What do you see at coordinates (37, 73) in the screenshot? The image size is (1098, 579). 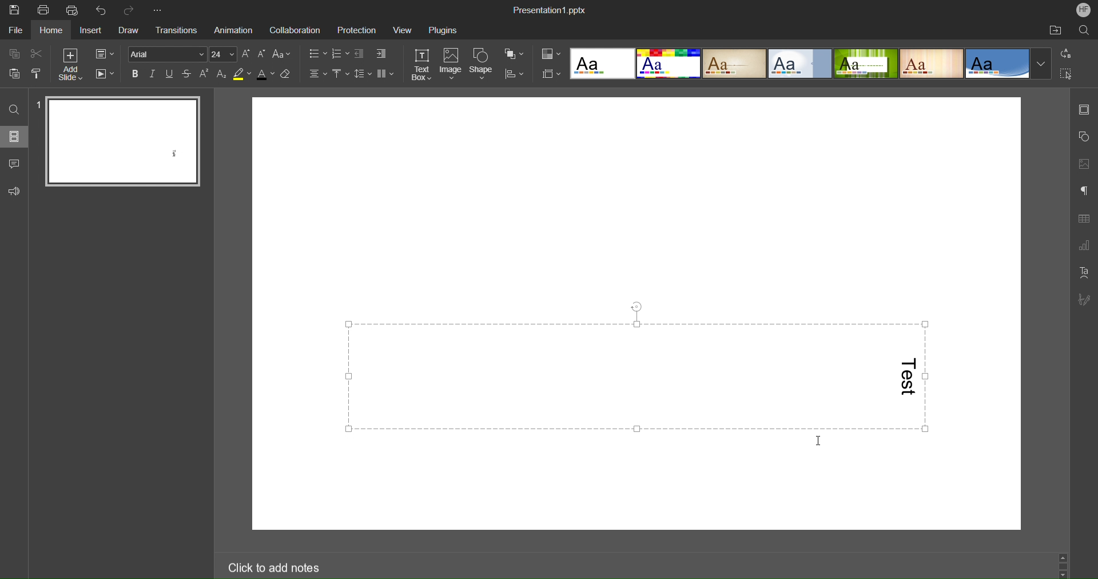 I see `Copy Style` at bounding box center [37, 73].